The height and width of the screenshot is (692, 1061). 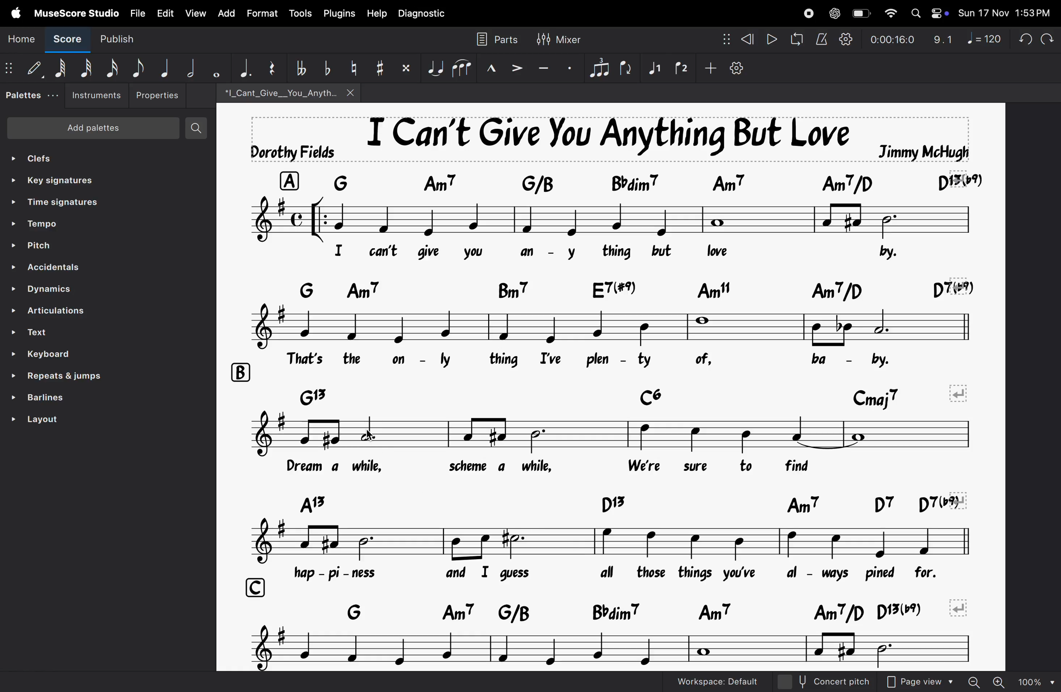 I want to click on playback settings, so click(x=845, y=37).